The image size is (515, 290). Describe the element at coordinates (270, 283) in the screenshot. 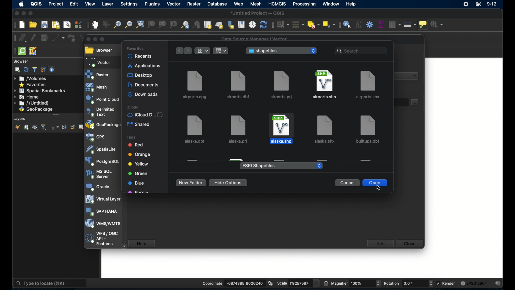

I see `toggle extents and mouse display position` at that location.